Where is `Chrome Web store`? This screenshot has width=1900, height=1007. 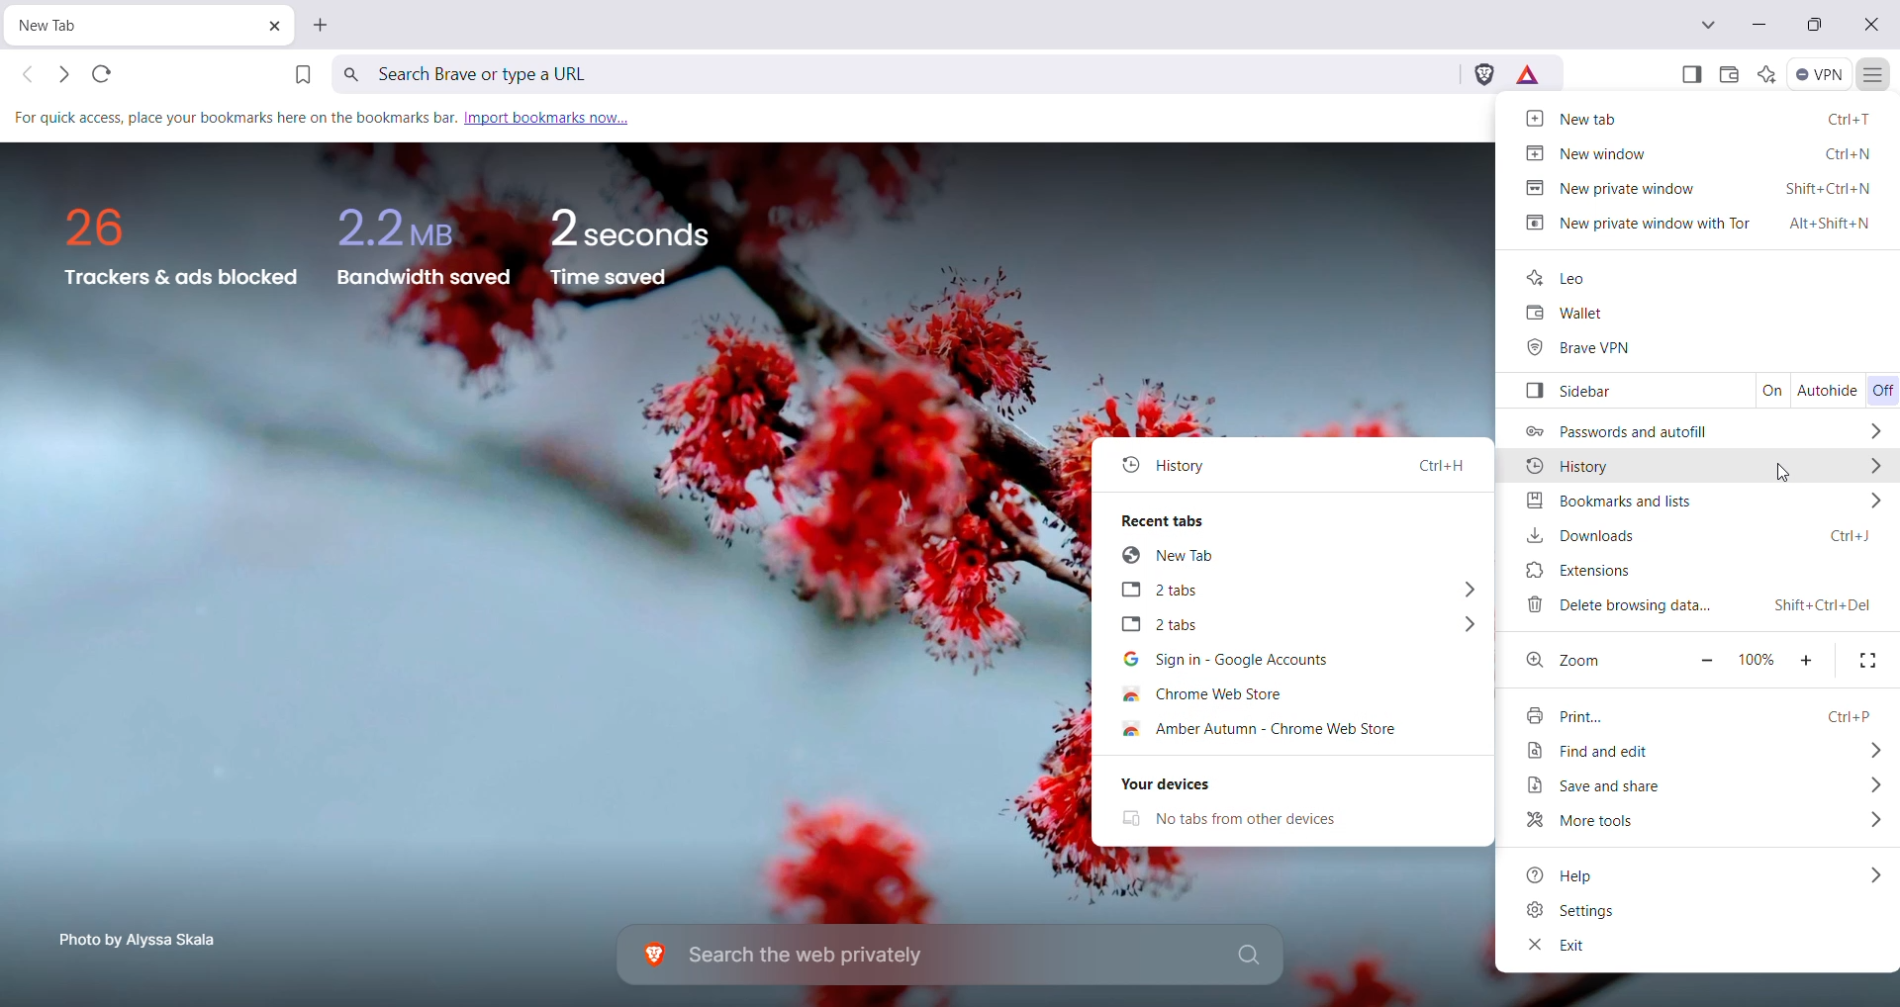
Chrome Web store is located at coordinates (1234, 694).